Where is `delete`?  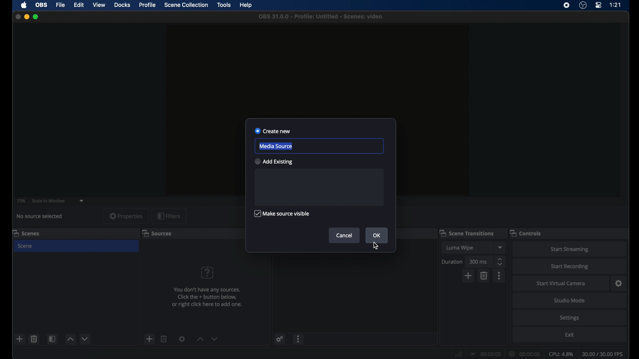
delete is located at coordinates (164, 338).